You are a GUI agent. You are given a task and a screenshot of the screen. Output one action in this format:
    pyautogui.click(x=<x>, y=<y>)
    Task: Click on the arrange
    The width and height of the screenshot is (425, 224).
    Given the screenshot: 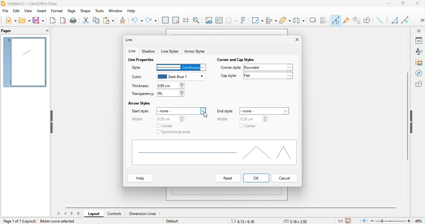 What is the action you would take?
    pyautogui.click(x=285, y=21)
    